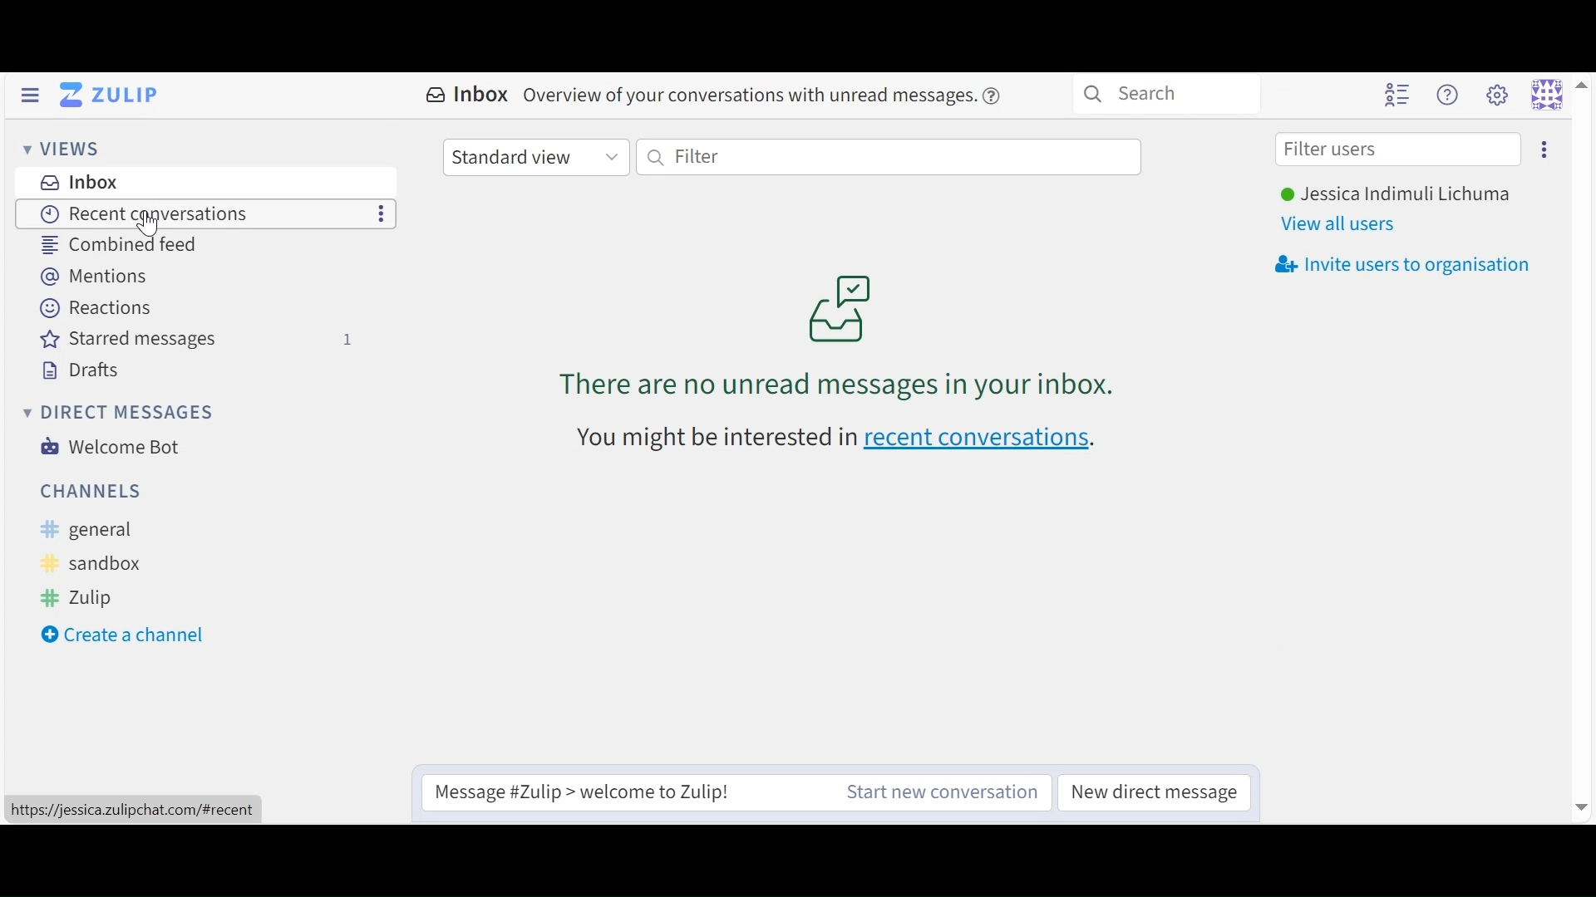 This screenshot has height=897, width=1596. I want to click on Views, so click(61, 148).